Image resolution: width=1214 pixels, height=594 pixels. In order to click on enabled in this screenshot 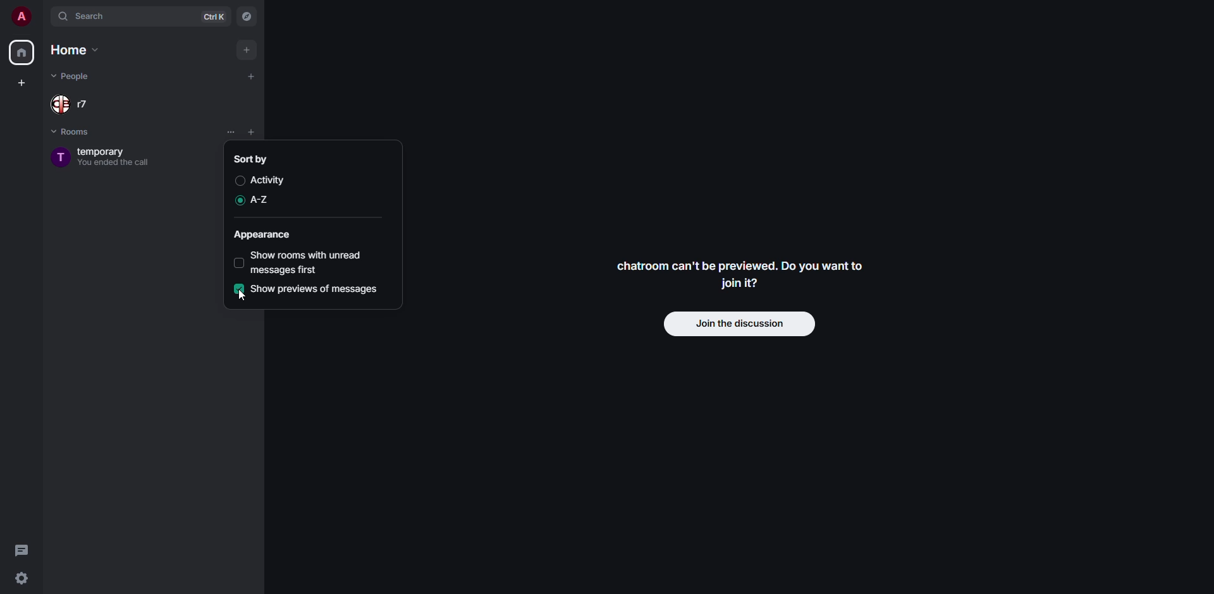, I will do `click(237, 200)`.